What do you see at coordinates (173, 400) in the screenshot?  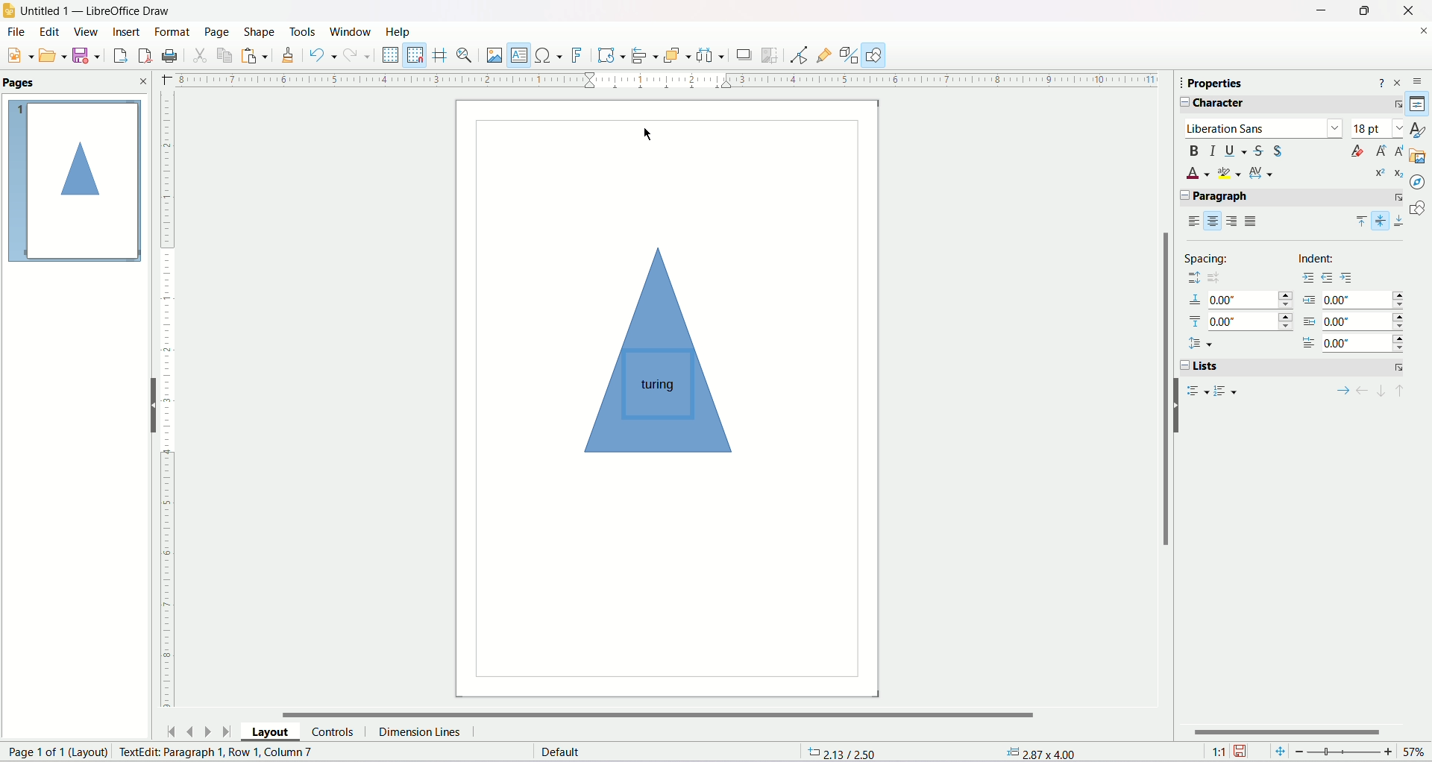 I see `Vertical Ruler` at bounding box center [173, 400].